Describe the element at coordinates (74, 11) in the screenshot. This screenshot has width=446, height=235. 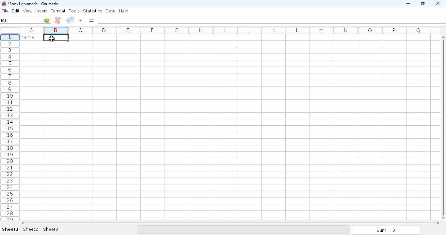
I see `tools` at that location.